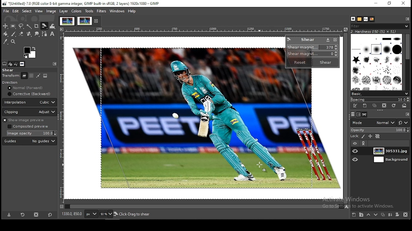 The height and width of the screenshot is (231, 412). I want to click on help, so click(132, 11).